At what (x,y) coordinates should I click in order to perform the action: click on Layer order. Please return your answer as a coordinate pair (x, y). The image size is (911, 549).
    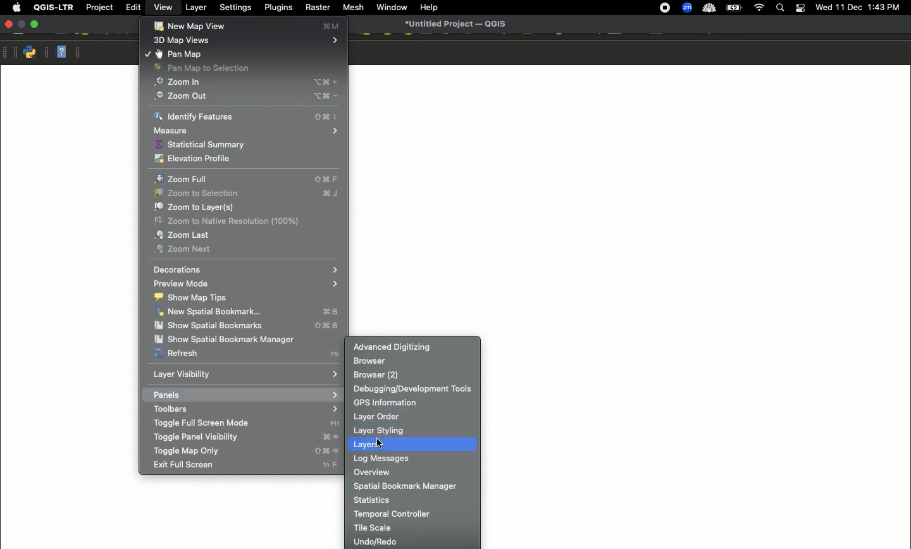
    Looking at the image, I should click on (414, 417).